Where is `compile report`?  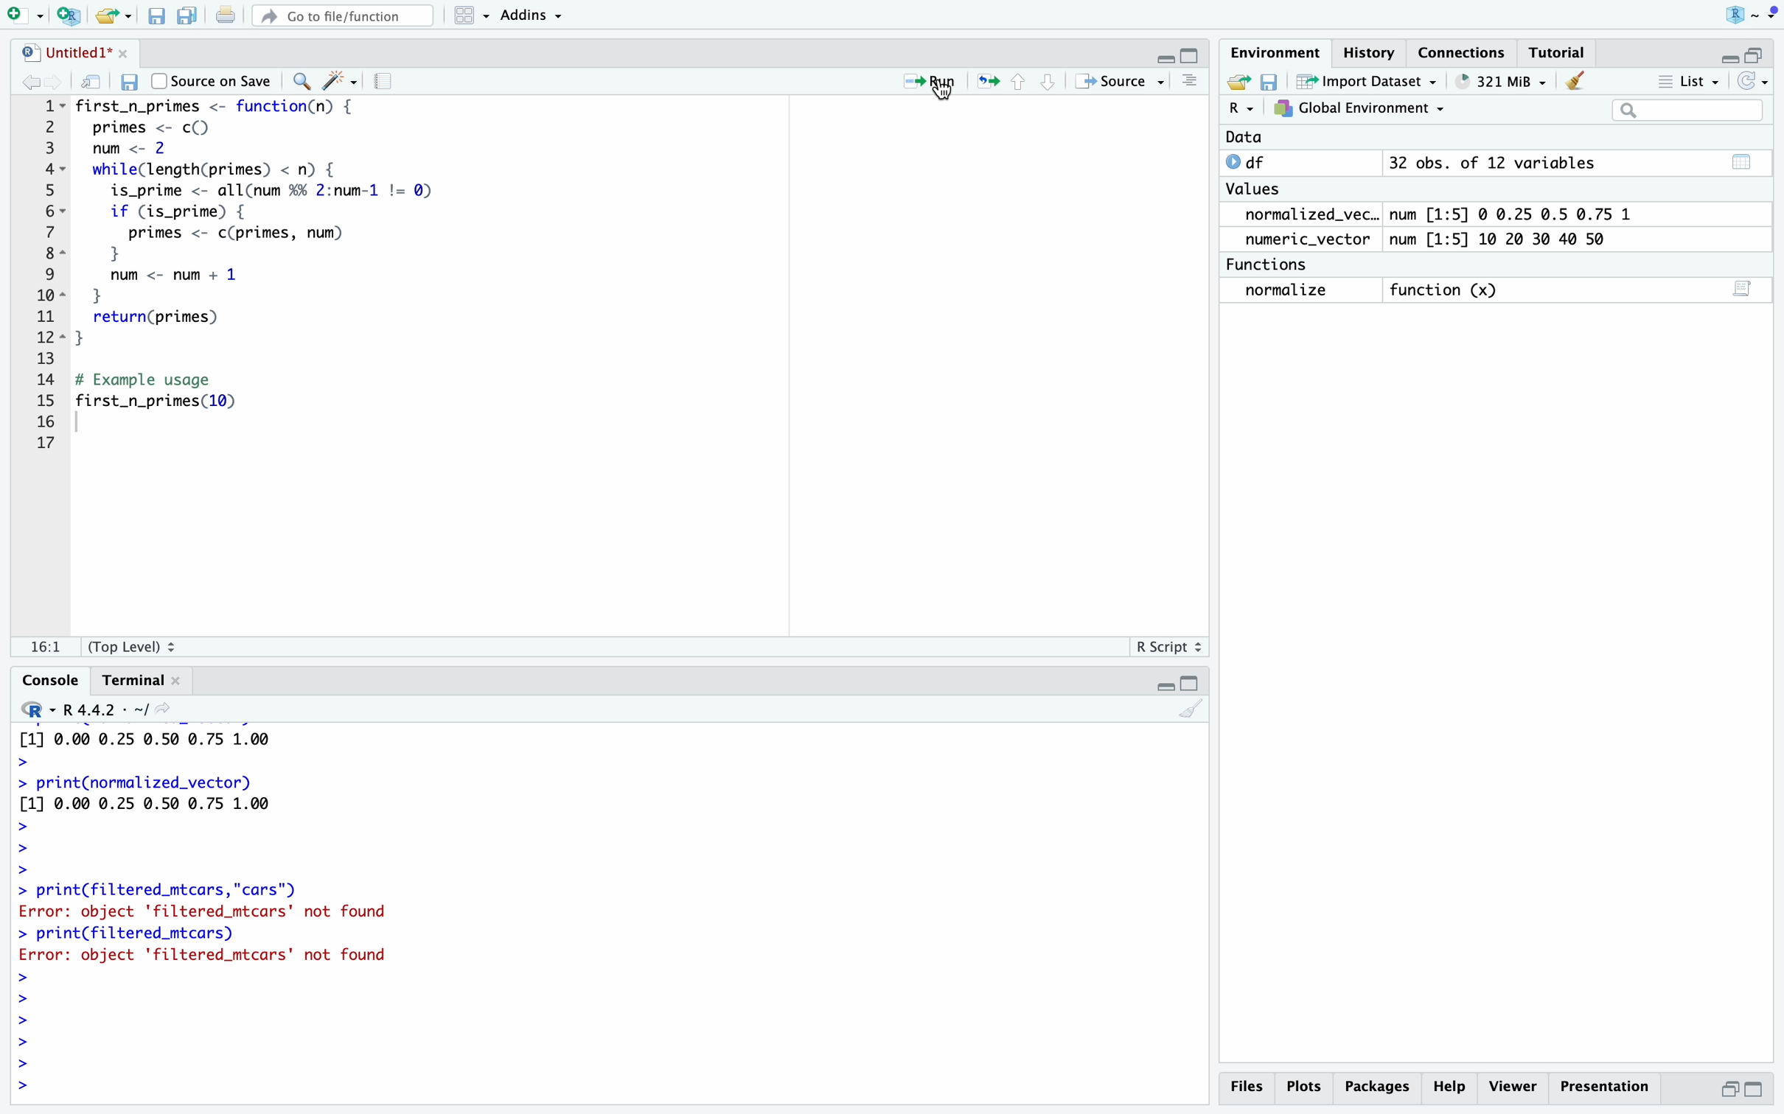 compile report is located at coordinates (391, 83).